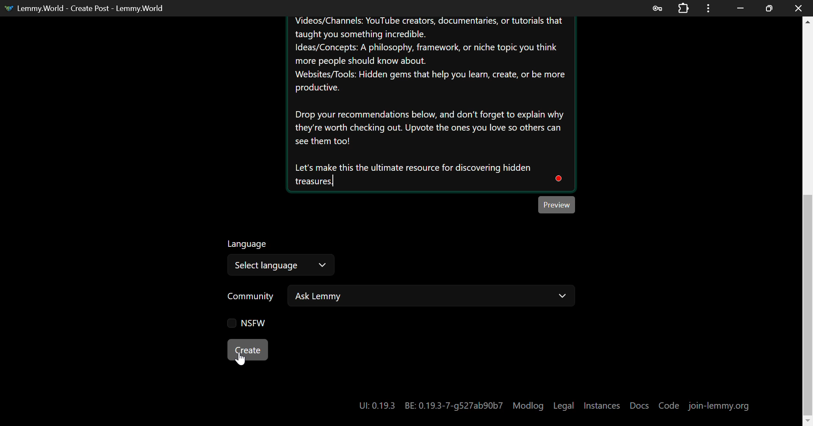 The image size is (813, 426). What do you see at coordinates (391, 299) in the screenshot?
I see `Community: Ask Lemmy` at bounding box center [391, 299].